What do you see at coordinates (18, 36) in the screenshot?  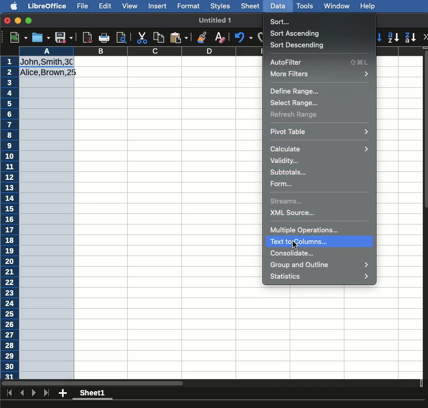 I see `New` at bounding box center [18, 36].